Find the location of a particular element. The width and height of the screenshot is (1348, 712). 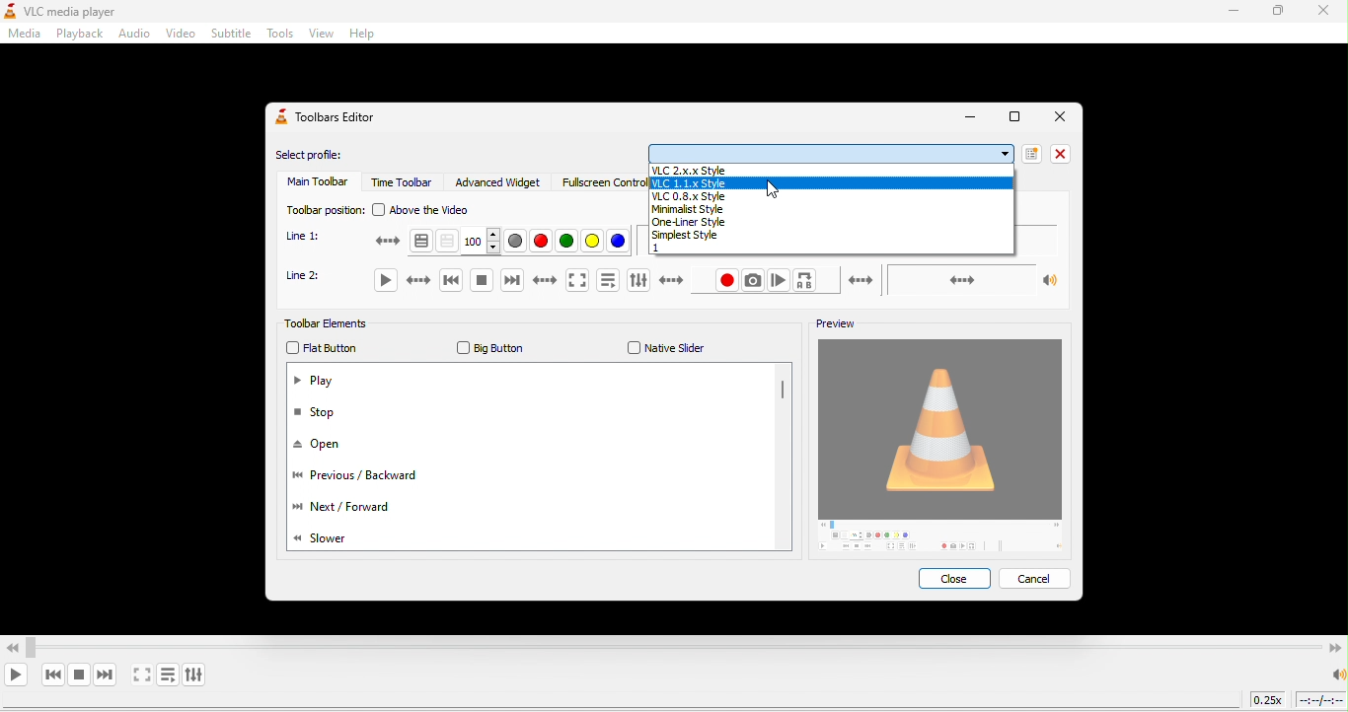

vlc2x.x.style is located at coordinates (829, 170).